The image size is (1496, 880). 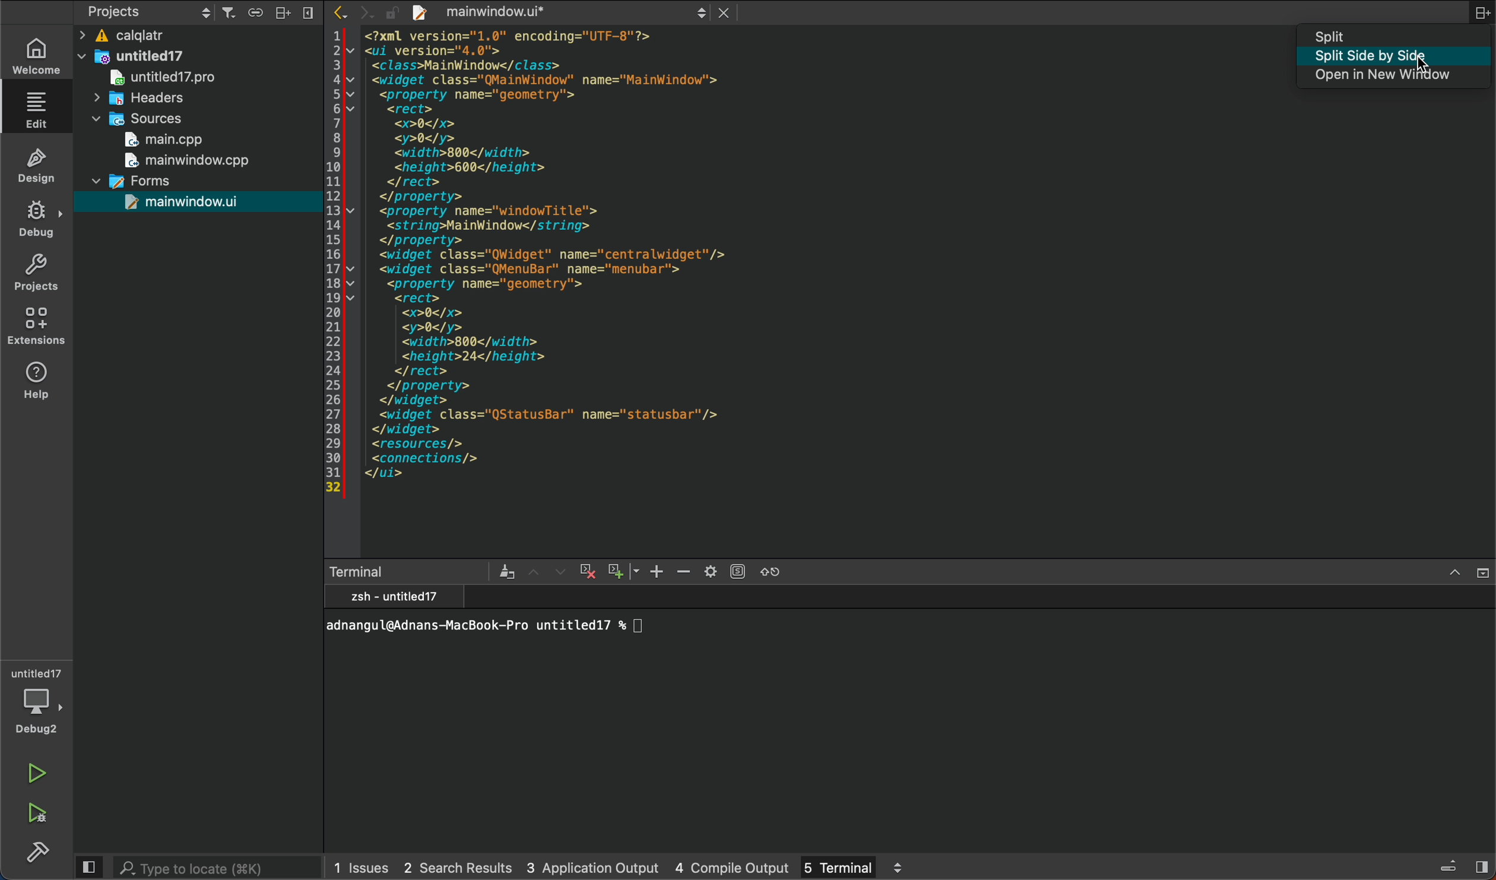 I want to click on zoom in, so click(x=656, y=571).